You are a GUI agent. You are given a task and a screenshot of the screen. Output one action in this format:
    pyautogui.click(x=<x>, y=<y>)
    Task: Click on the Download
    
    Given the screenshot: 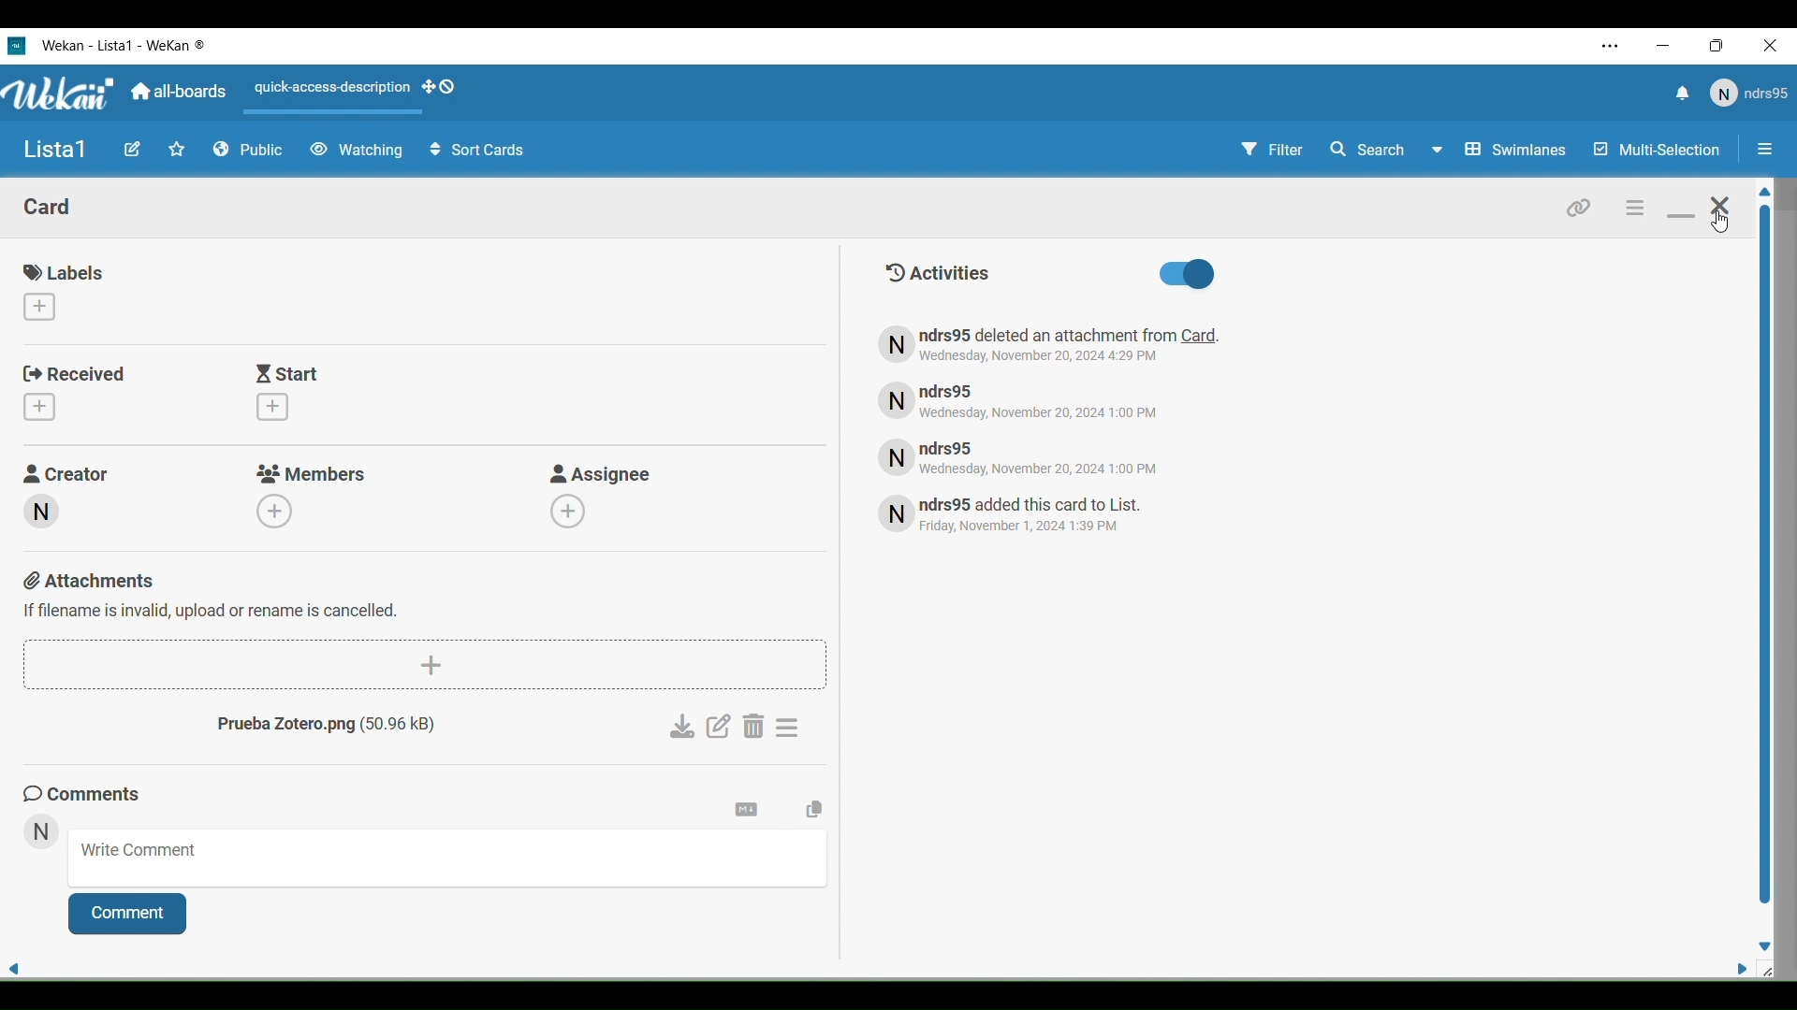 What is the action you would take?
    pyautogui.click(x=674, y=727)
    